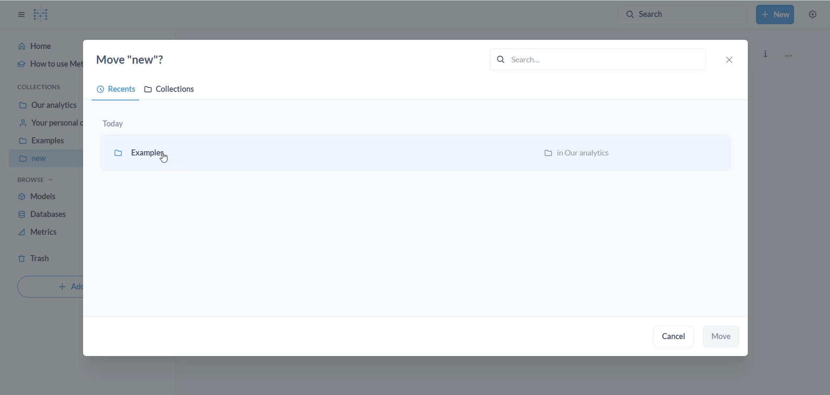 The width and height of the screenshot is (830, 395). What do you see at coordinates (165, 158) in the screenshot?
I see `CURSOR` at bounding box center [165, 158].